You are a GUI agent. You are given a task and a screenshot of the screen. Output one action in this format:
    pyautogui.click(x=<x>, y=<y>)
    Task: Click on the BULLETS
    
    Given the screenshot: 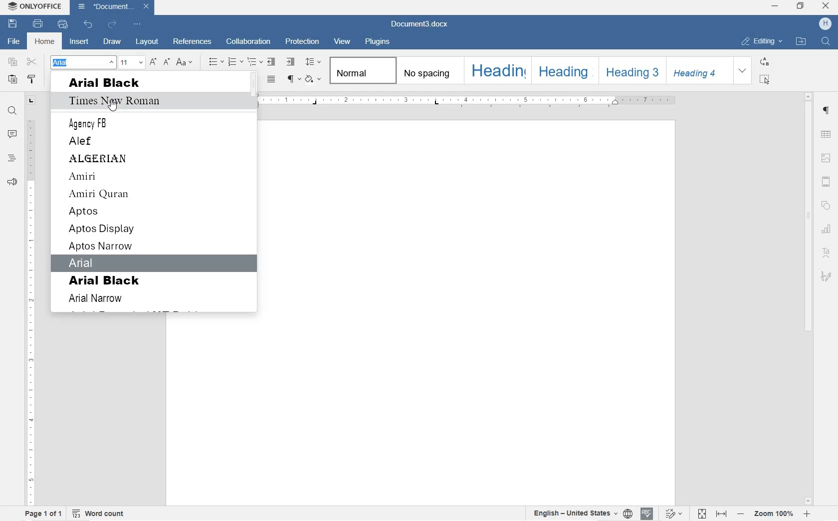 What is the action you would take?
    pyautogui.click(x=216, y=62)
    